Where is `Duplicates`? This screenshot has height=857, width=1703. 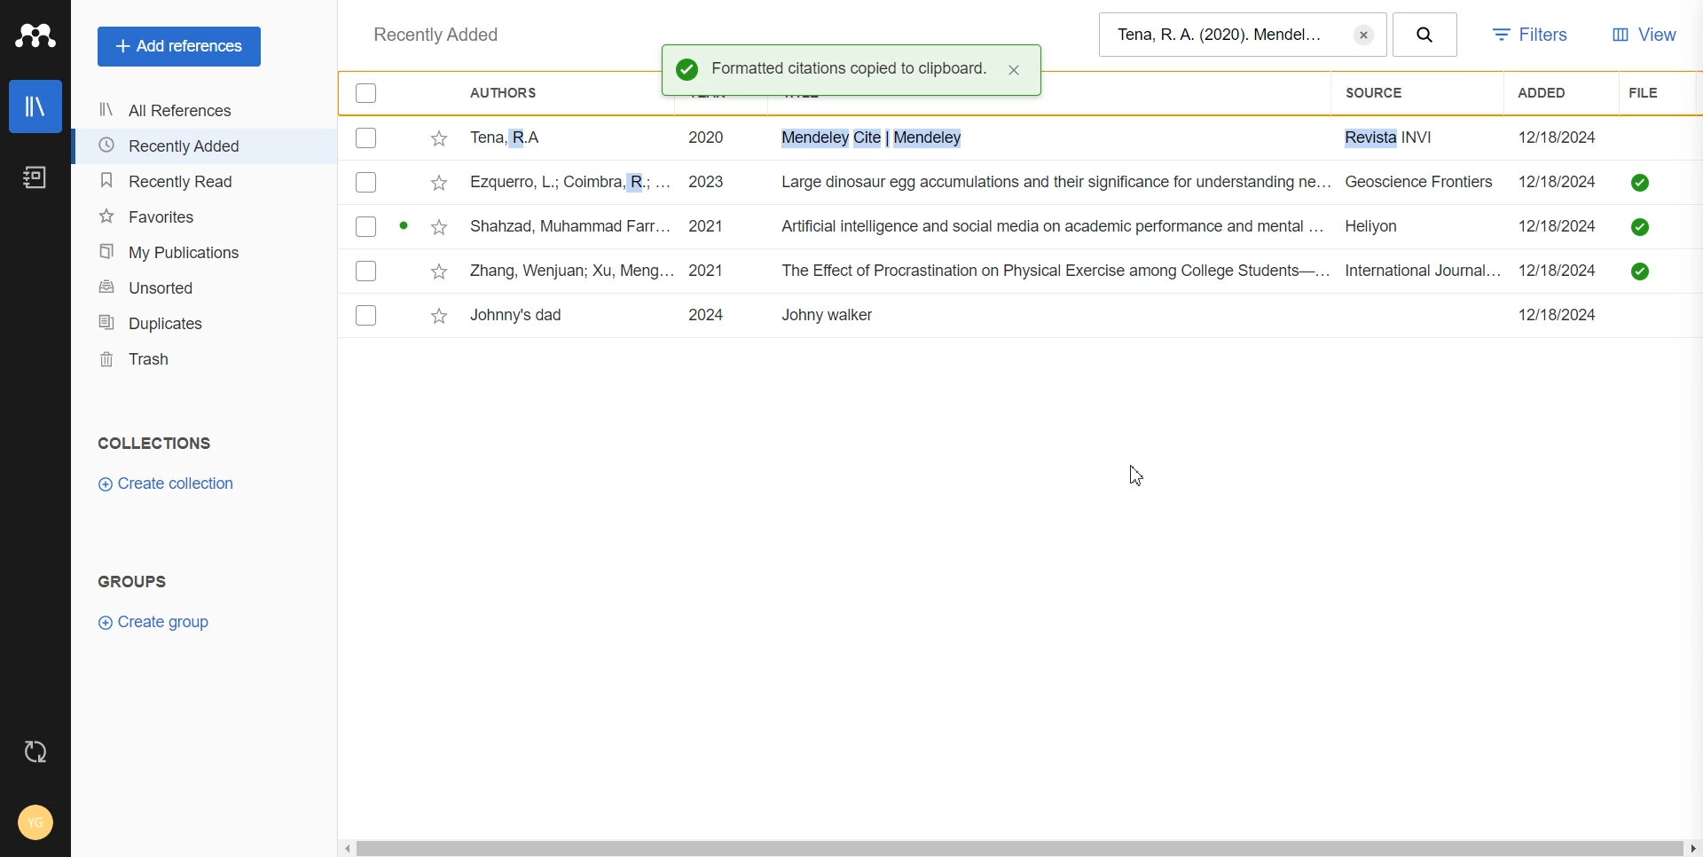 Duplicates is located at coordinates (205, 323).